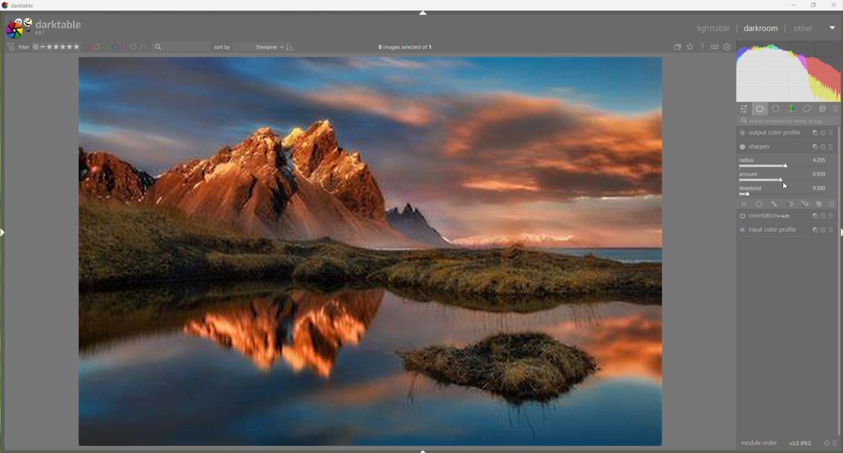 The height and width of the screenshot is (453, 843). What do you see at coordinates (690, 47) in the screenshot?
I see `Favourites` at bounding box center [690, 47].